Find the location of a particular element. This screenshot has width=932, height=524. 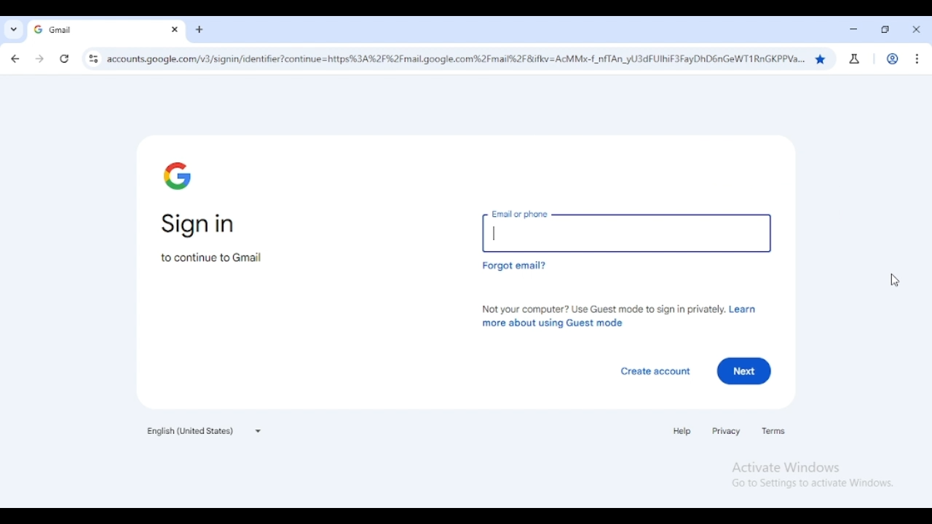

cursor is located at coordinates (895, 281).